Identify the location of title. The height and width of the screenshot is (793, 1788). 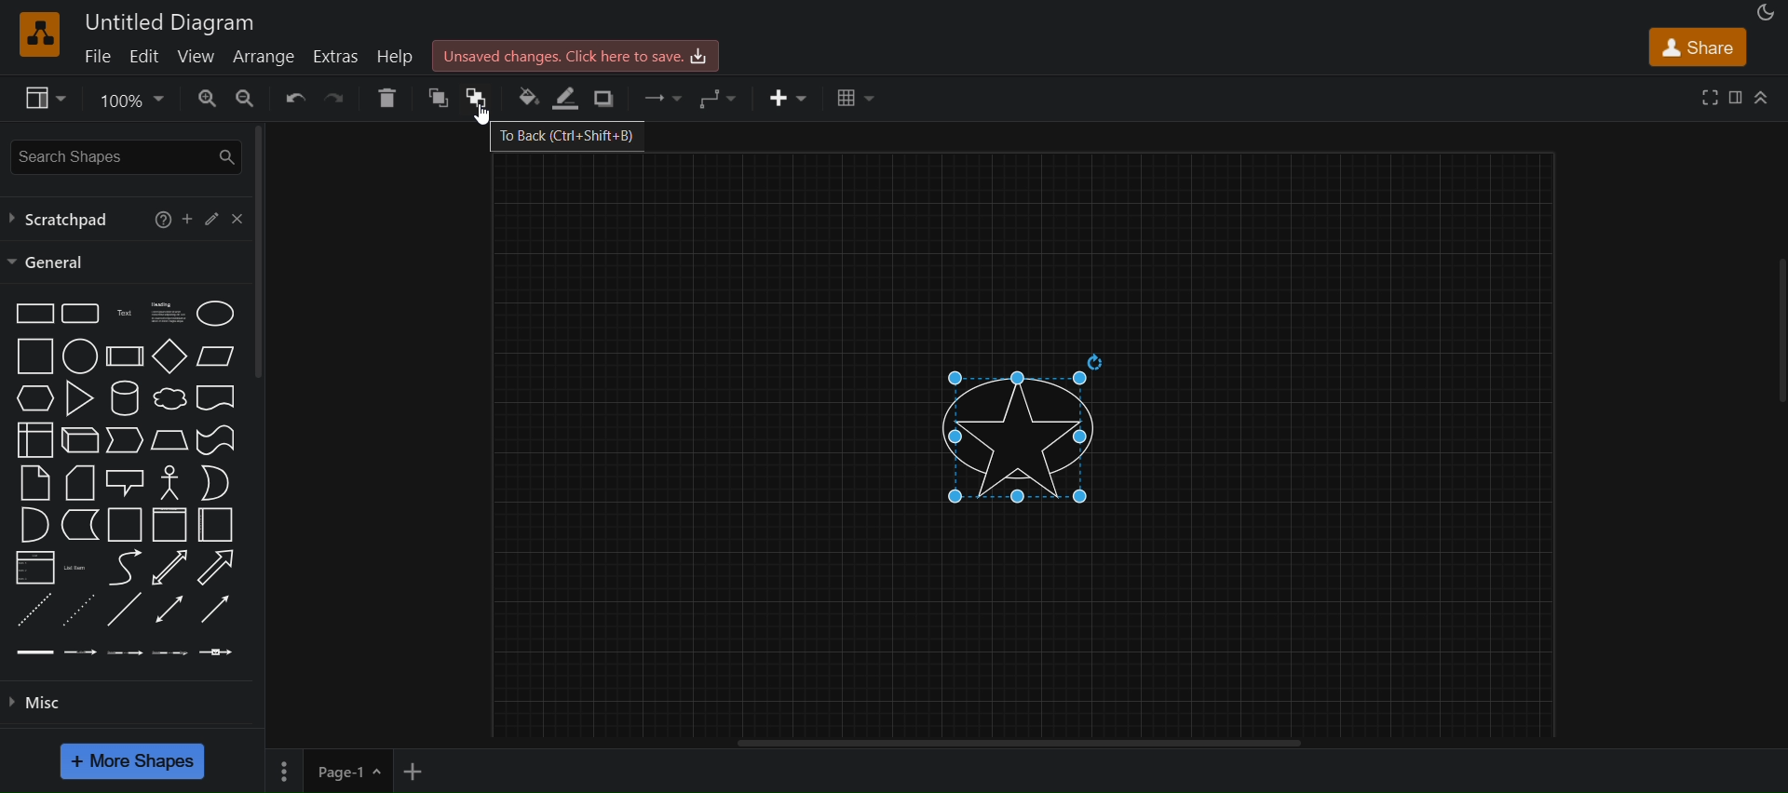
(170, 22).